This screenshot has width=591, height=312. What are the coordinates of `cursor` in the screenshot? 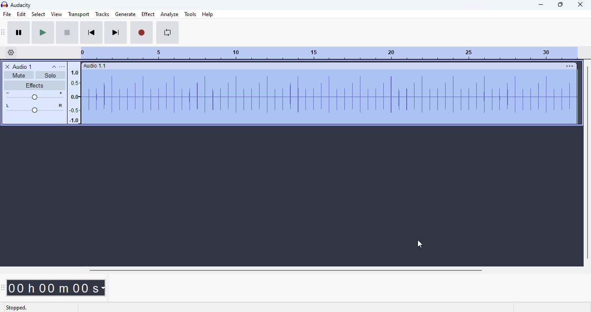 It's located at (420, 244).